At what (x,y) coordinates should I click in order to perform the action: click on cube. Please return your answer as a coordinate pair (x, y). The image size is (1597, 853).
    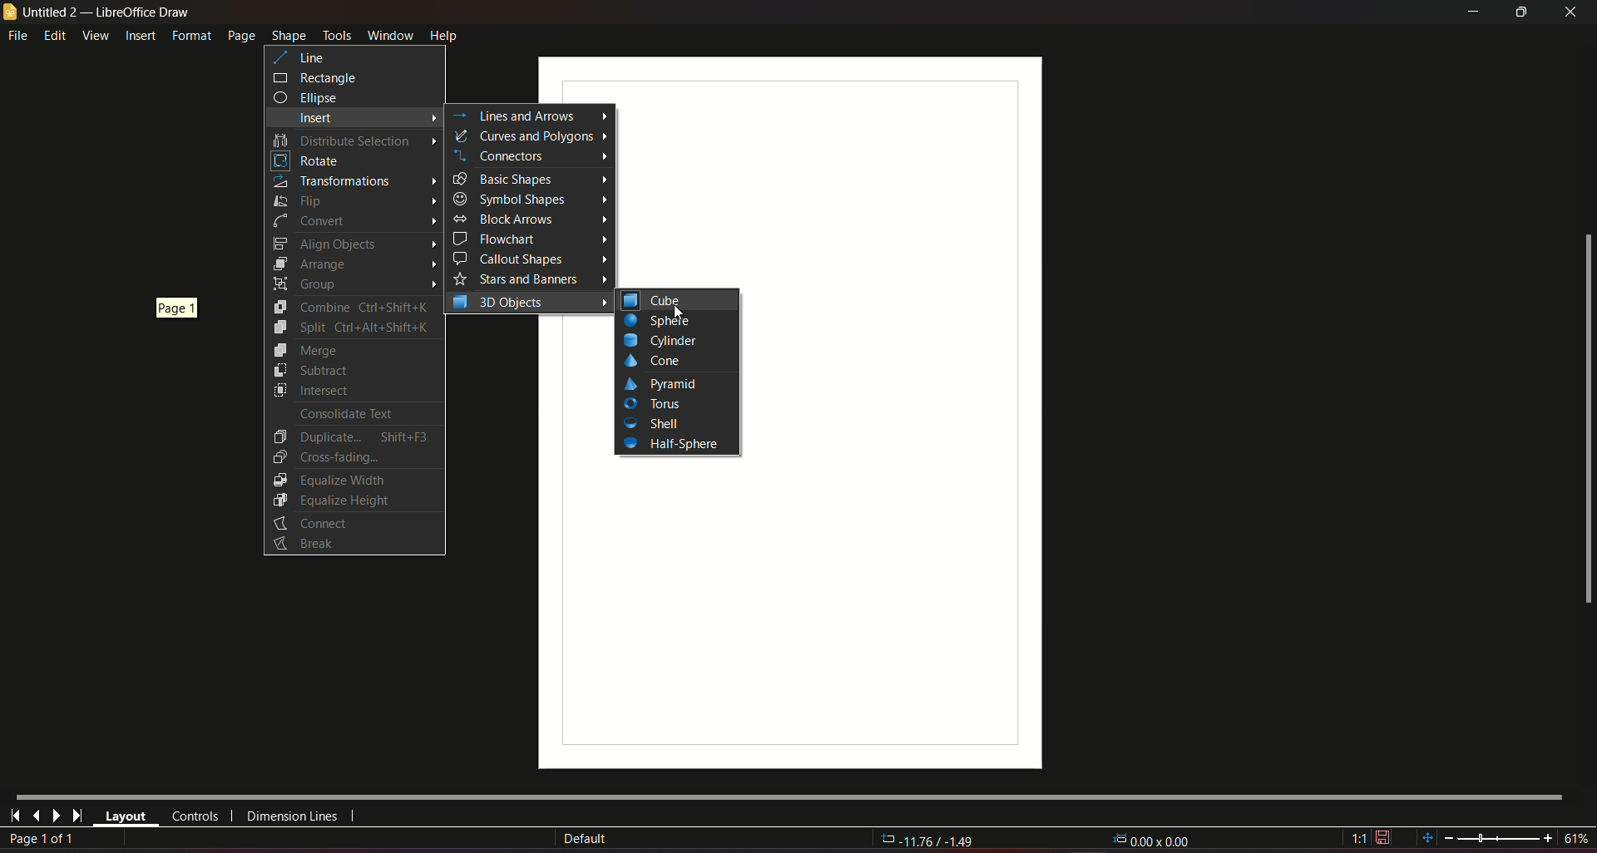
    Looking at the image, I should click on (663, 300).